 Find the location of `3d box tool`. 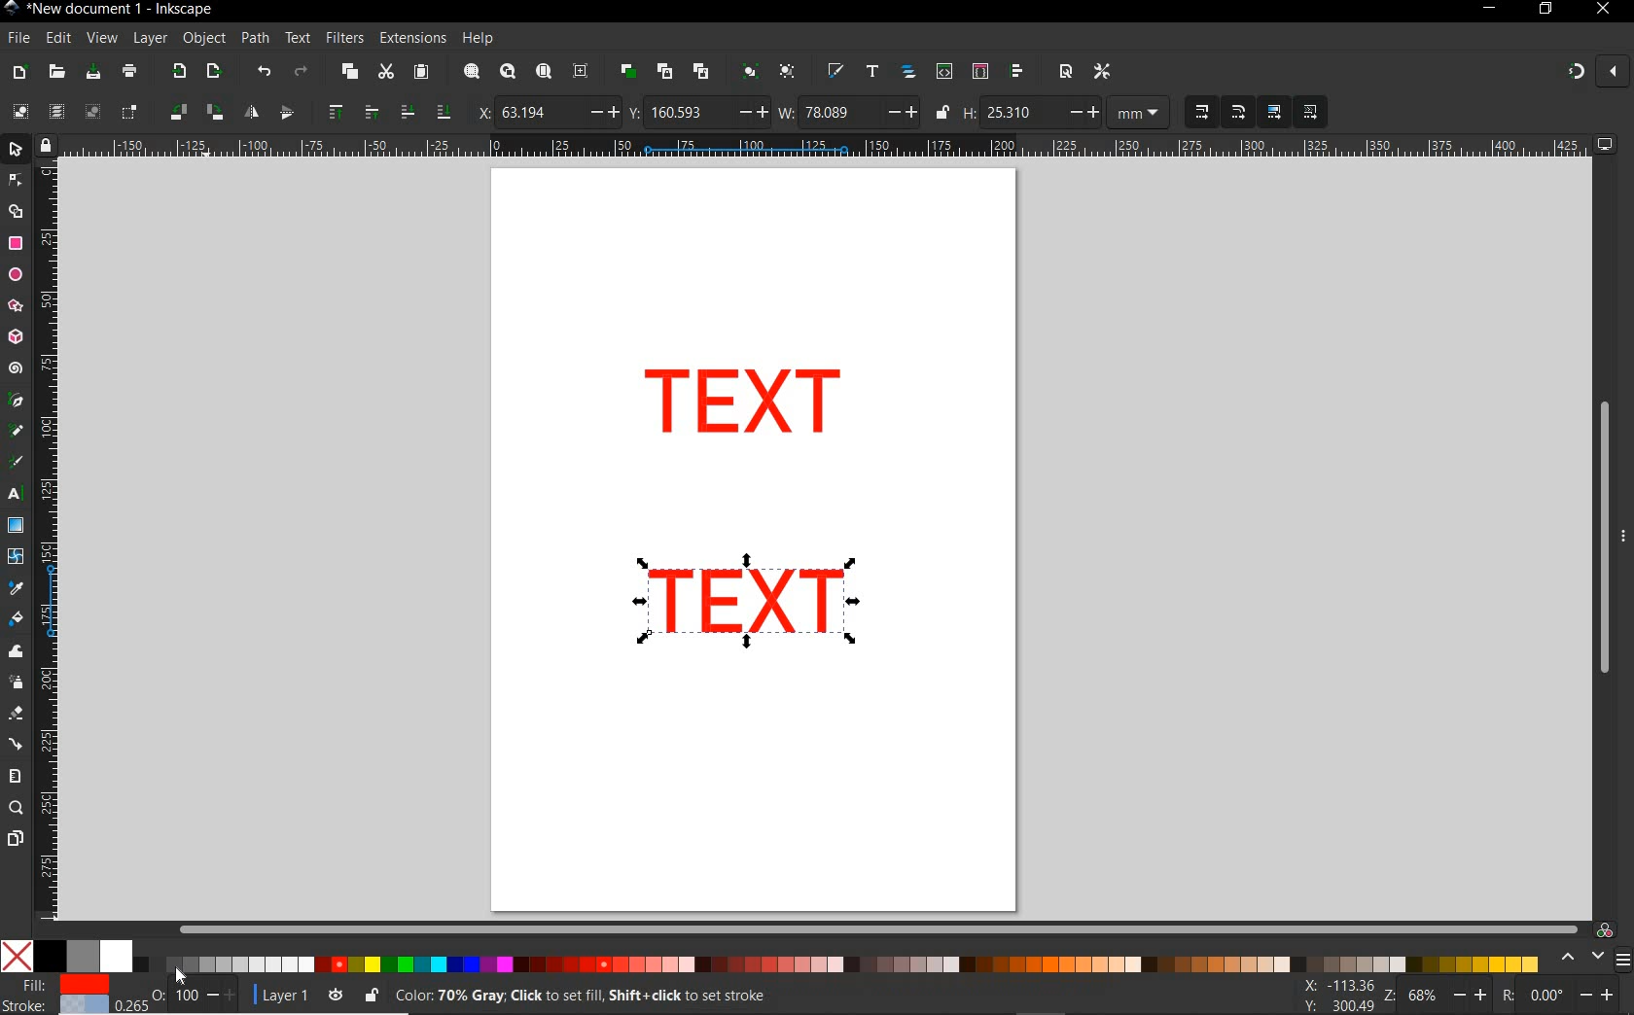

3d box tool is located at coordinates (18, 335).